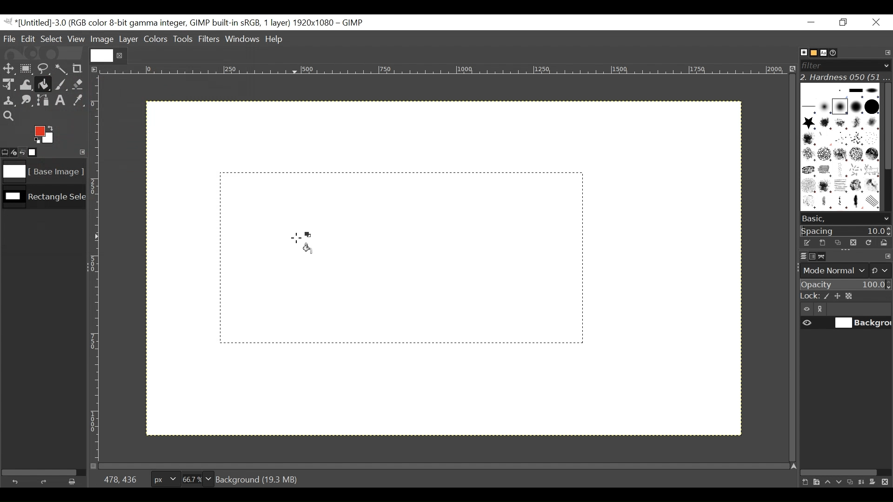  I want to click on Select by color tool, so click(63, 68).